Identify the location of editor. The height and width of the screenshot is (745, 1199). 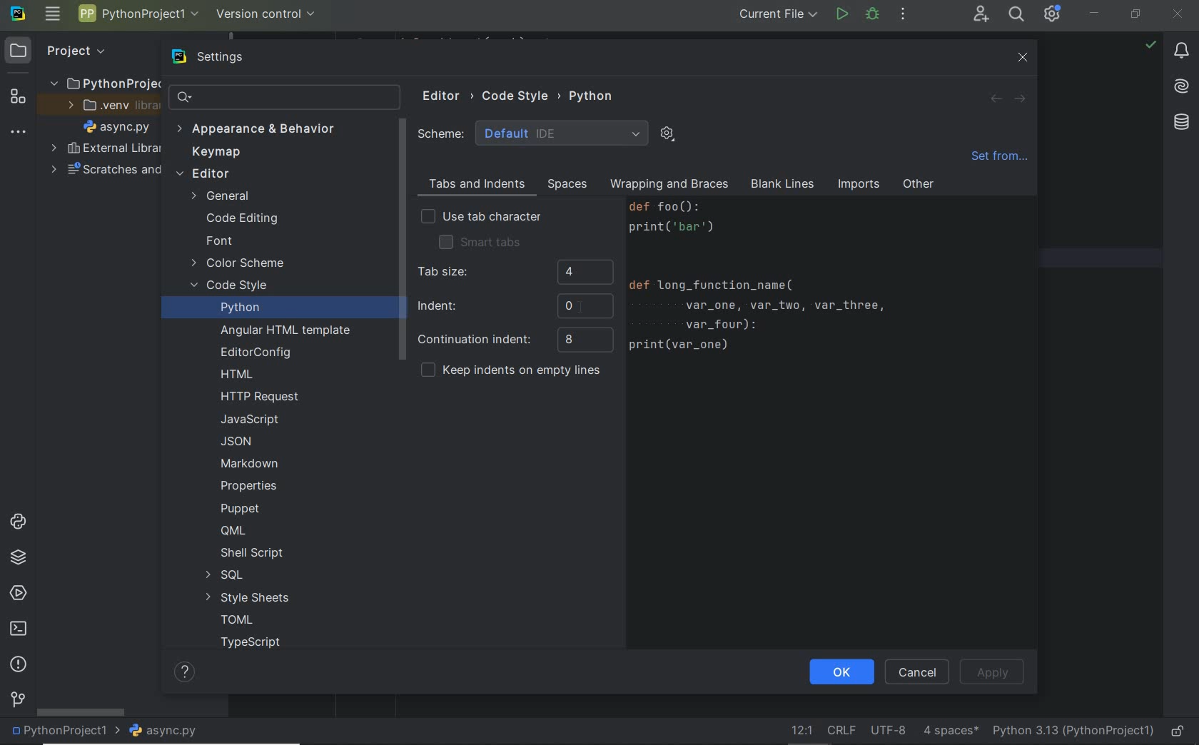
(203, 175).